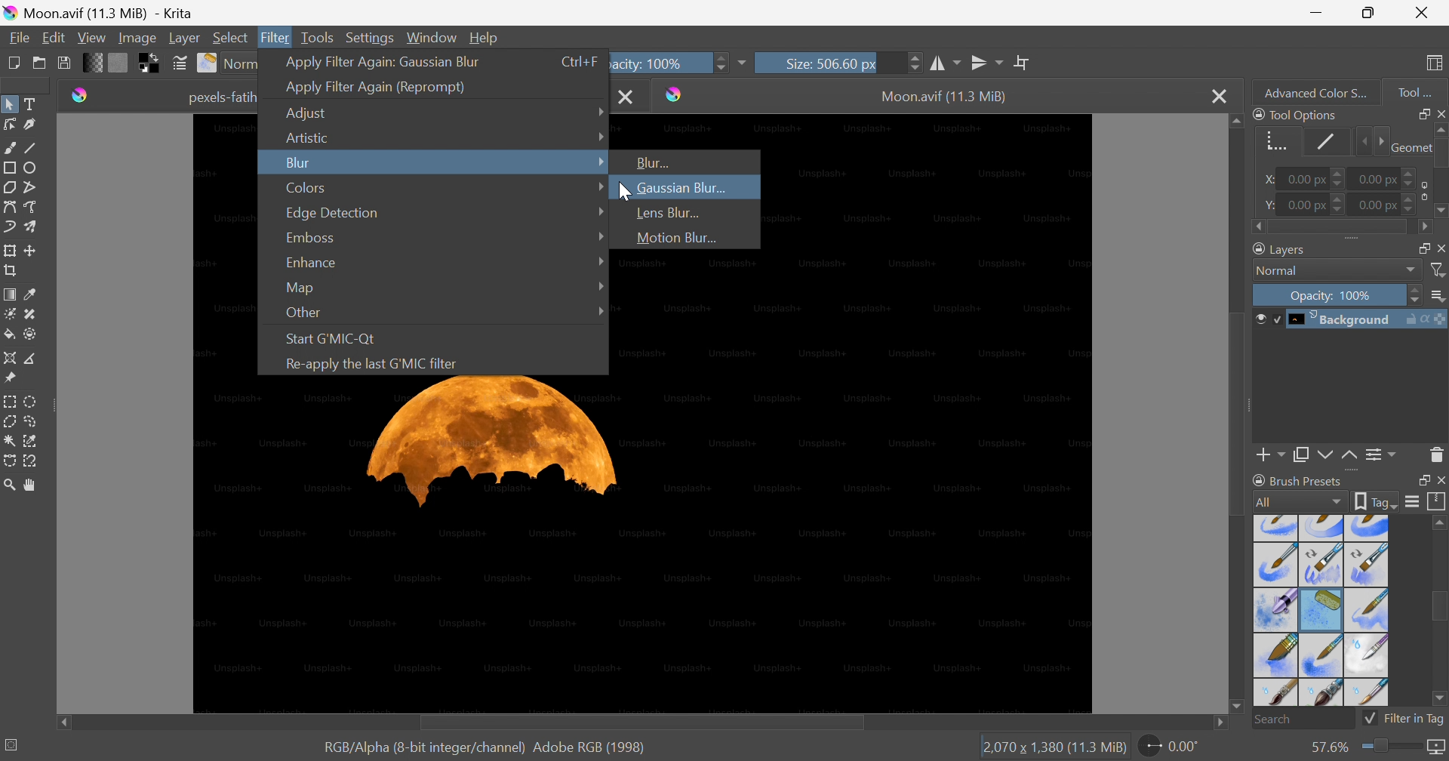 This screenshot has height=761, width=1449. Describe the element at coordinates (31, 144) in the screenshot. I see `Line tool` at that location.